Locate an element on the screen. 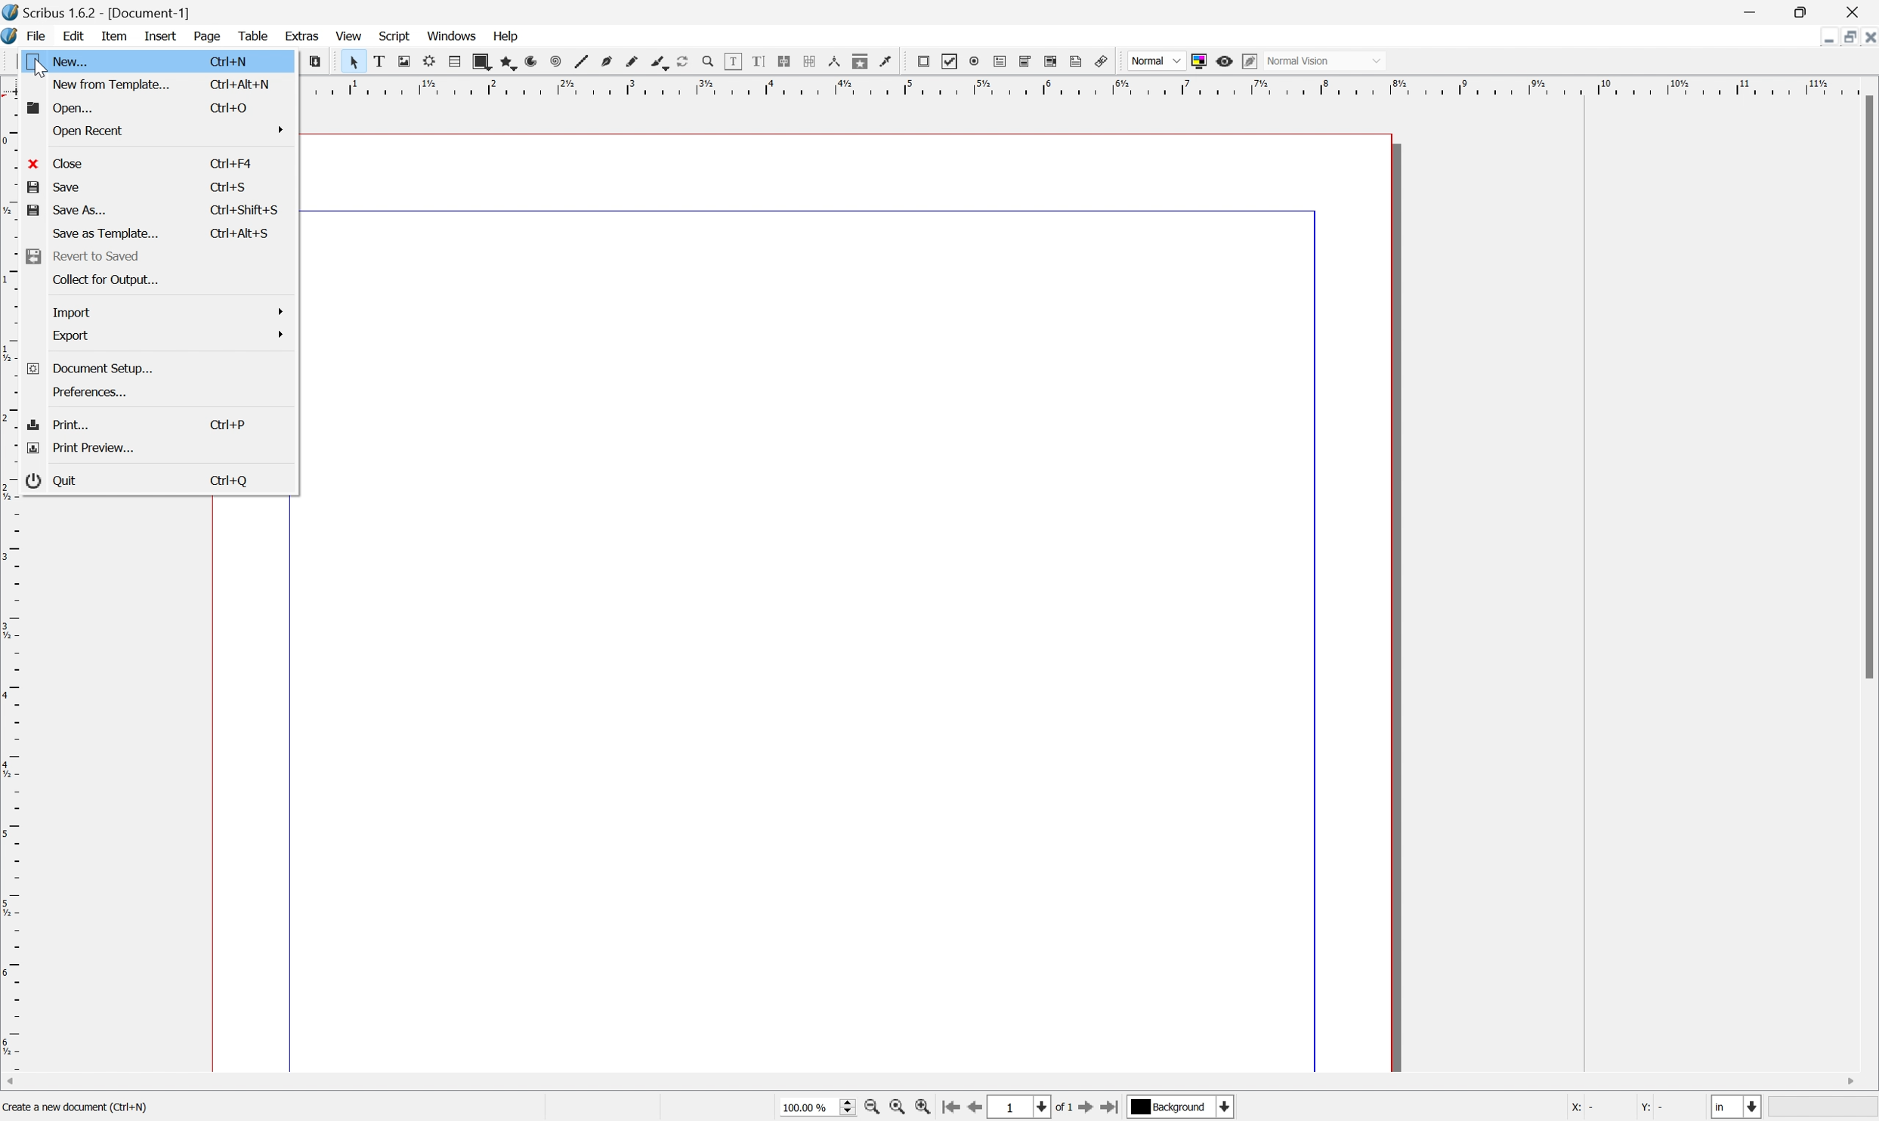 The width and height of the screenshot is (1879, 1121). PDF push button is located at coordinates (922, 61).